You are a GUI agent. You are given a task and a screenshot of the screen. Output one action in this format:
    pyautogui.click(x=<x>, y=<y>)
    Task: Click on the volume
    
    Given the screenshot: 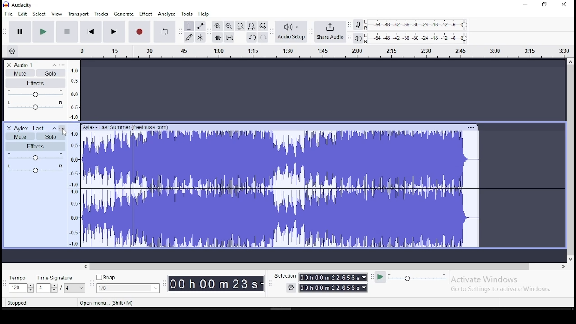 What is the action you would take?
    pyautogui.click(x=35, y=157)
    